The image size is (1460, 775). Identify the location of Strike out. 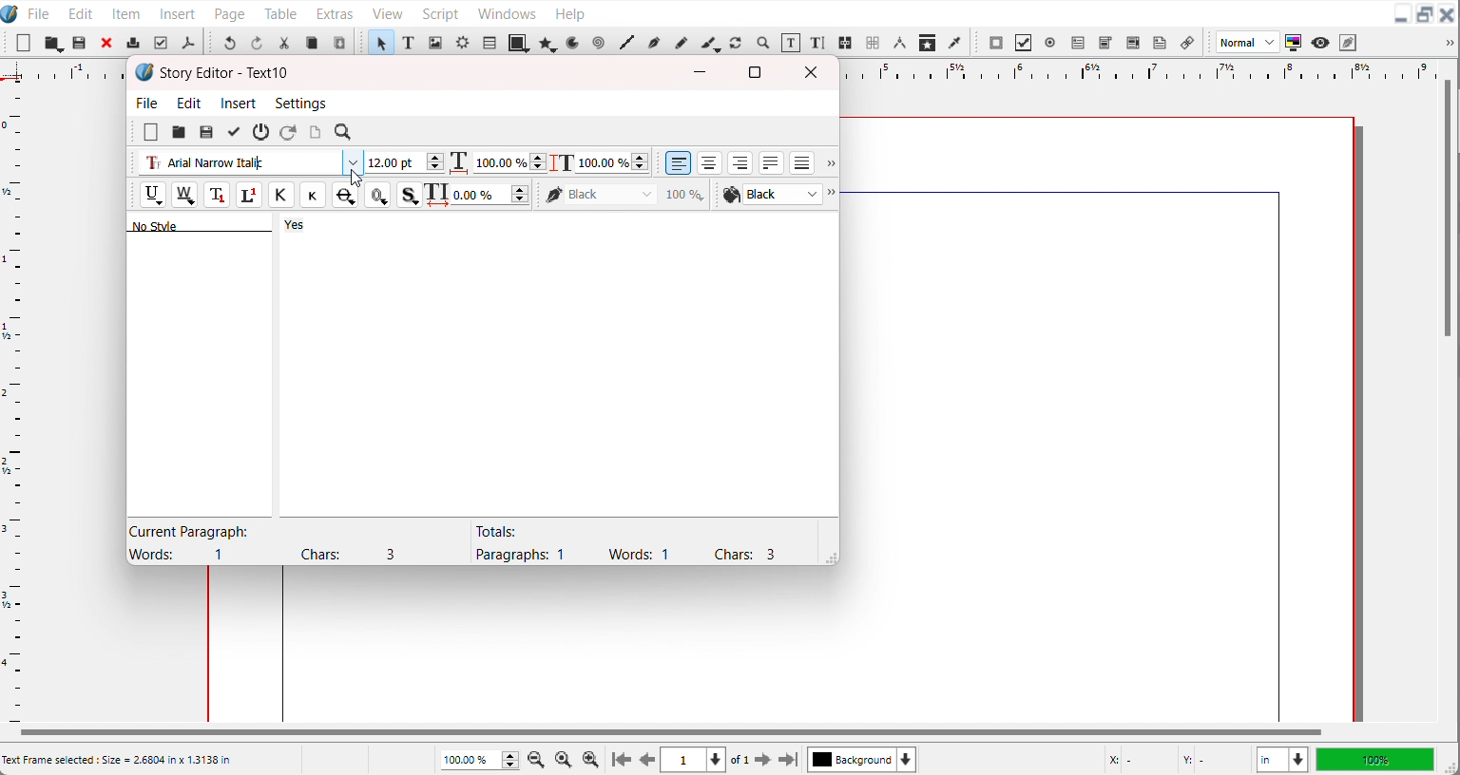
(343, 195).